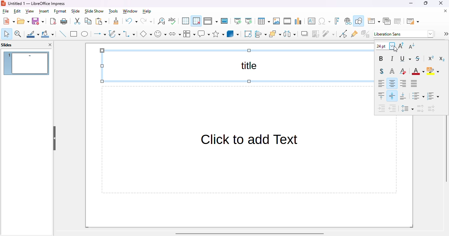  I want to click on minimize, so click(412, 3).